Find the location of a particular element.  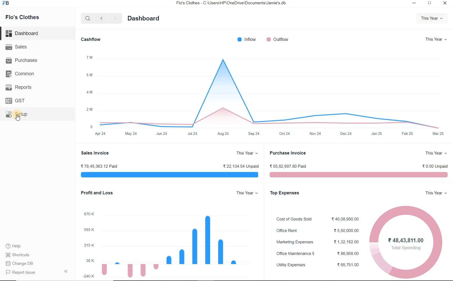

315 K is located at coordinates (90, 244).